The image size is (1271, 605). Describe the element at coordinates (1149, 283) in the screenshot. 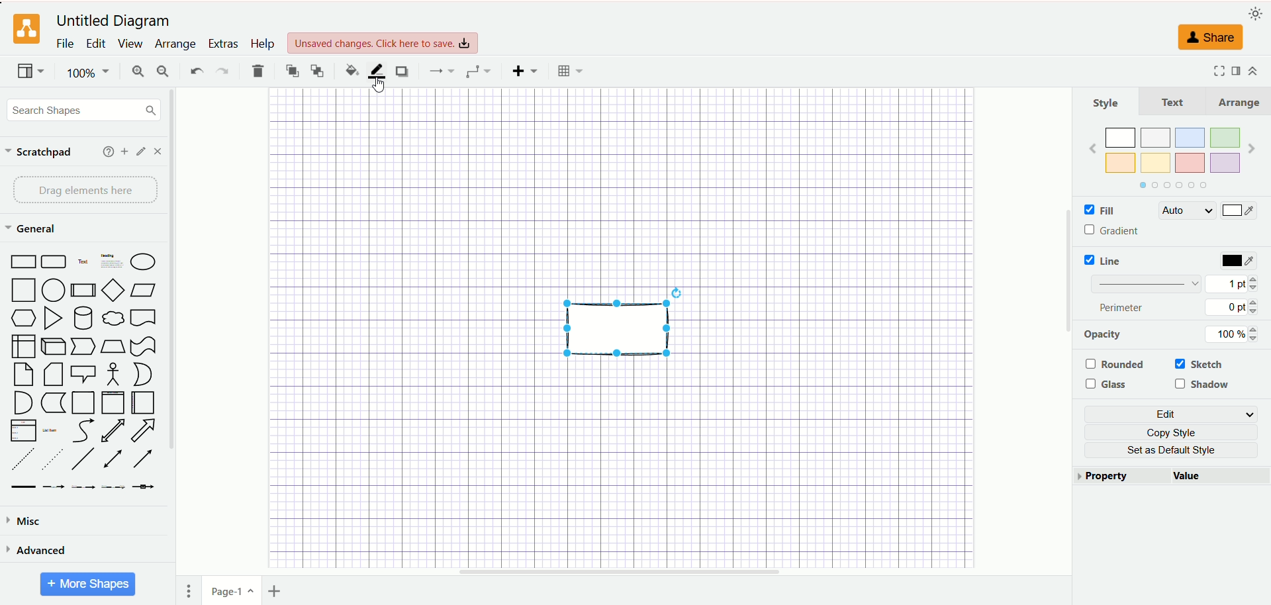

I see `pattern` at that location.